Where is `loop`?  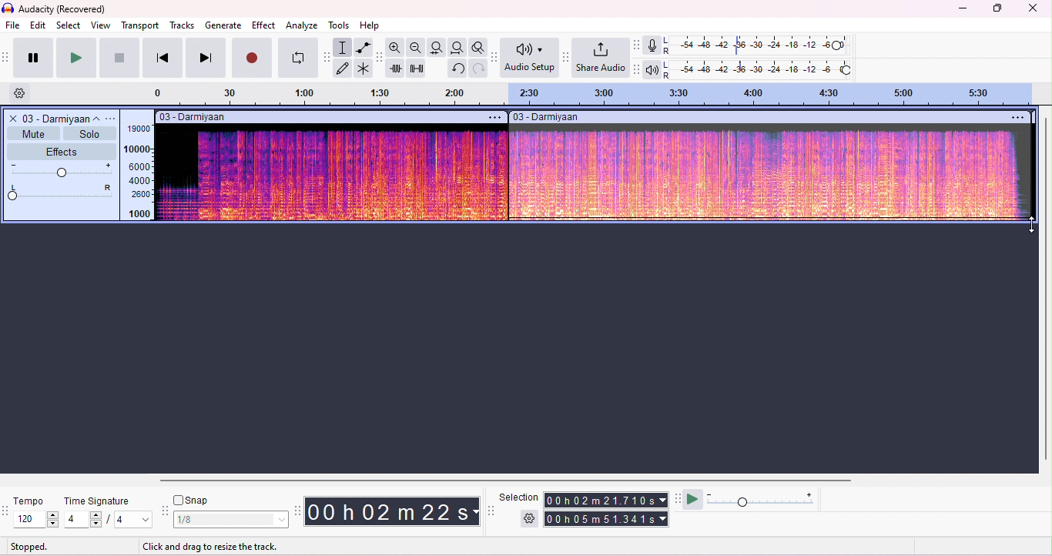 loop is located at coordinates (298, 59).